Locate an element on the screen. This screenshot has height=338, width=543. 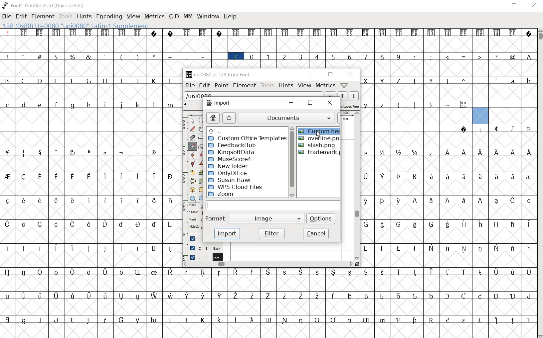
Encoding is located at coordinates (71, 5).